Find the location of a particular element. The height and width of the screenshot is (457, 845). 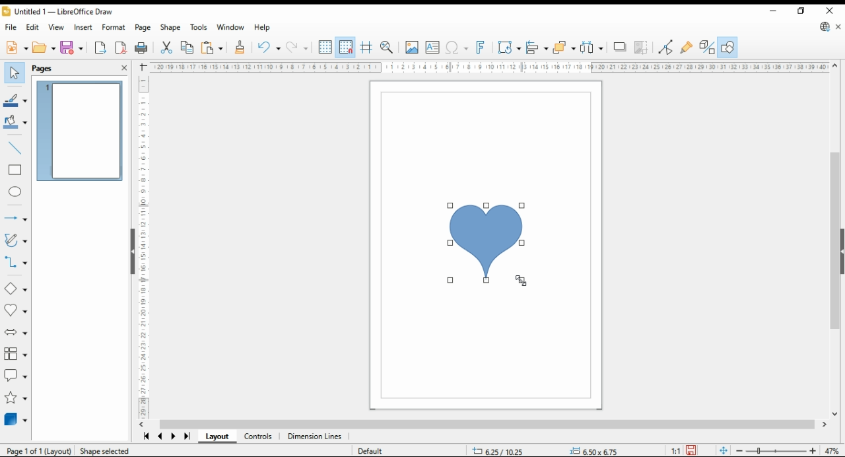

mouse pointer is located at coordinates (523, 281).